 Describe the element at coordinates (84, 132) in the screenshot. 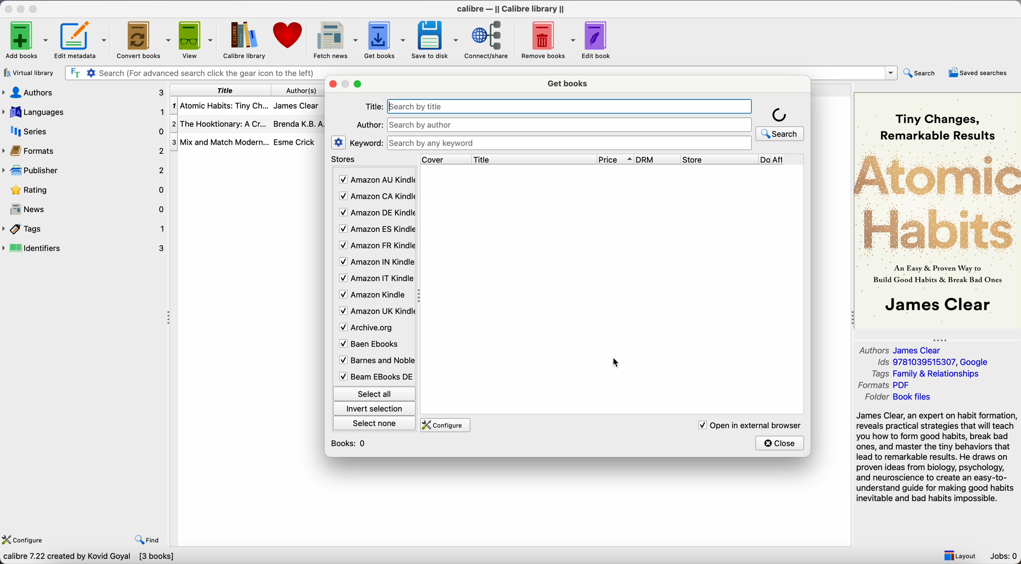

I see `series` at that location.